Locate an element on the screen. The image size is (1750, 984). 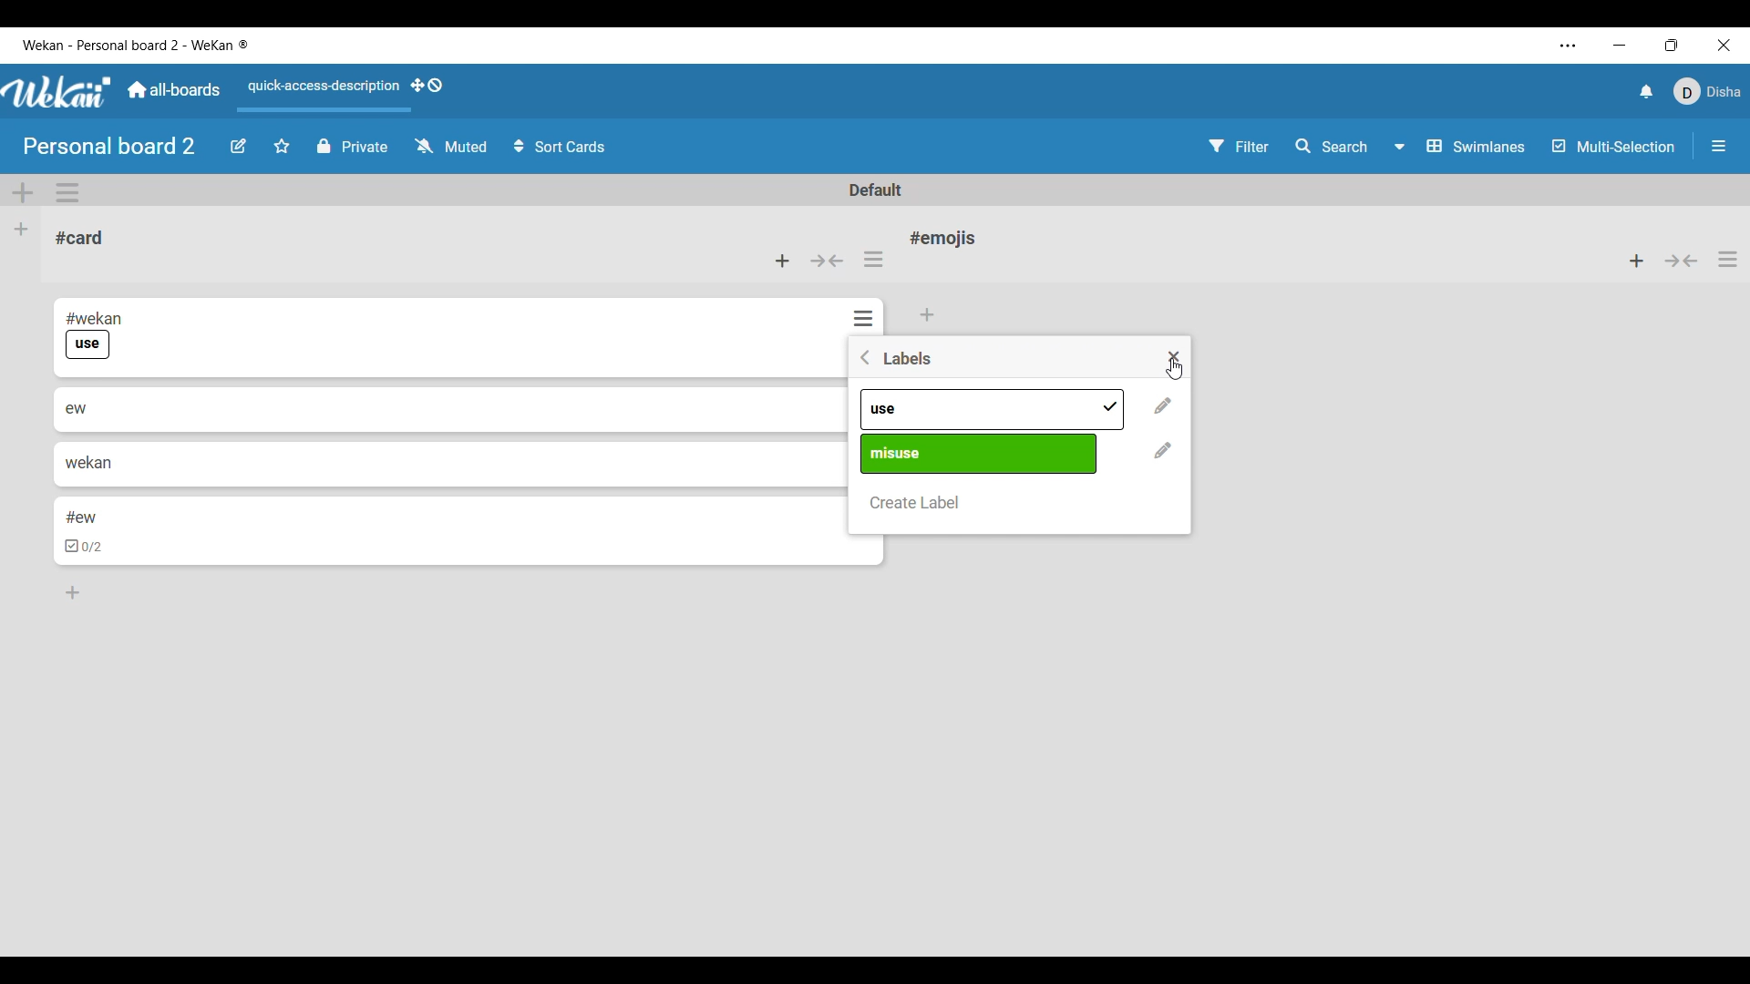
Add card to bottom of list is located at coordinates (72, 591).